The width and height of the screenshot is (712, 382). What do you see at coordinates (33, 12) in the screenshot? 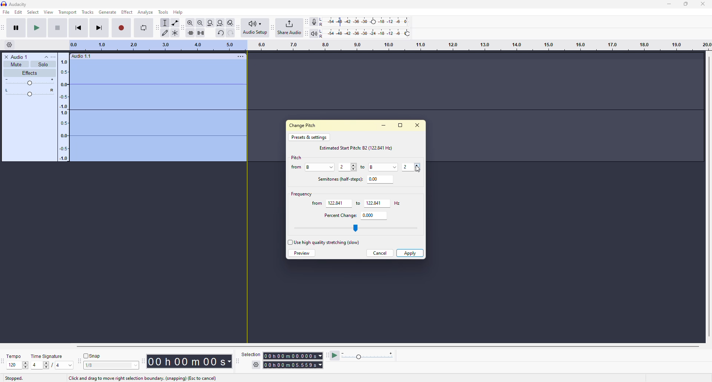
I see `select` at bounding box center [33, 12].